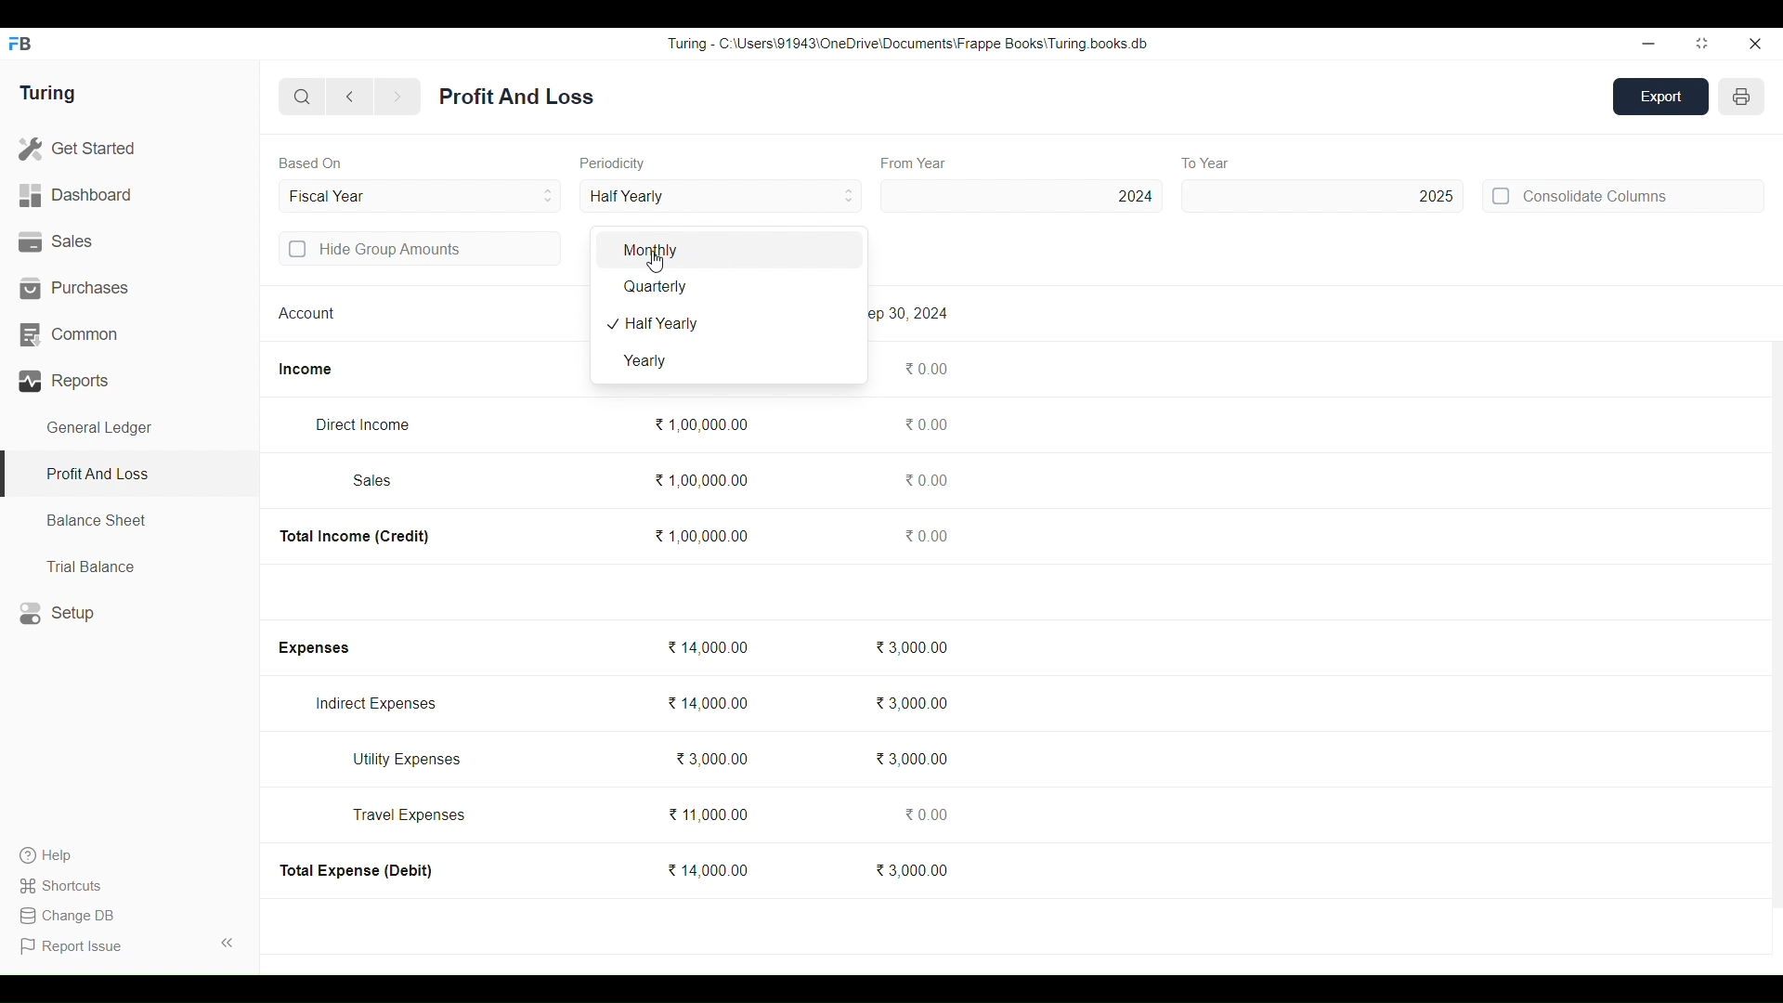 Image resolution: width=1783 pixels, height=1003 pixels. What do you see at coordinates (912, 869) in the screenshot?
I see `3,000.00` at bounding box center [912, 869].